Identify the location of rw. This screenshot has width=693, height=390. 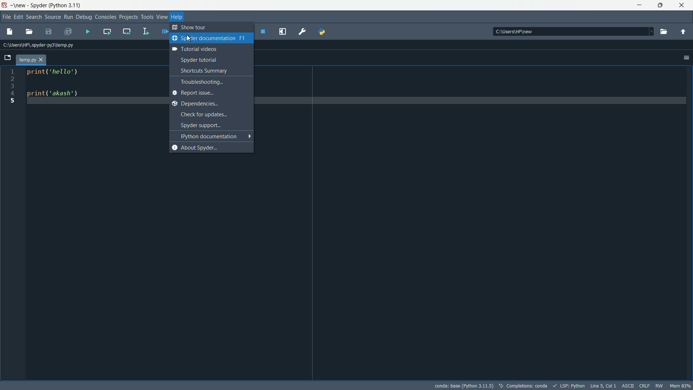
(660, 386).